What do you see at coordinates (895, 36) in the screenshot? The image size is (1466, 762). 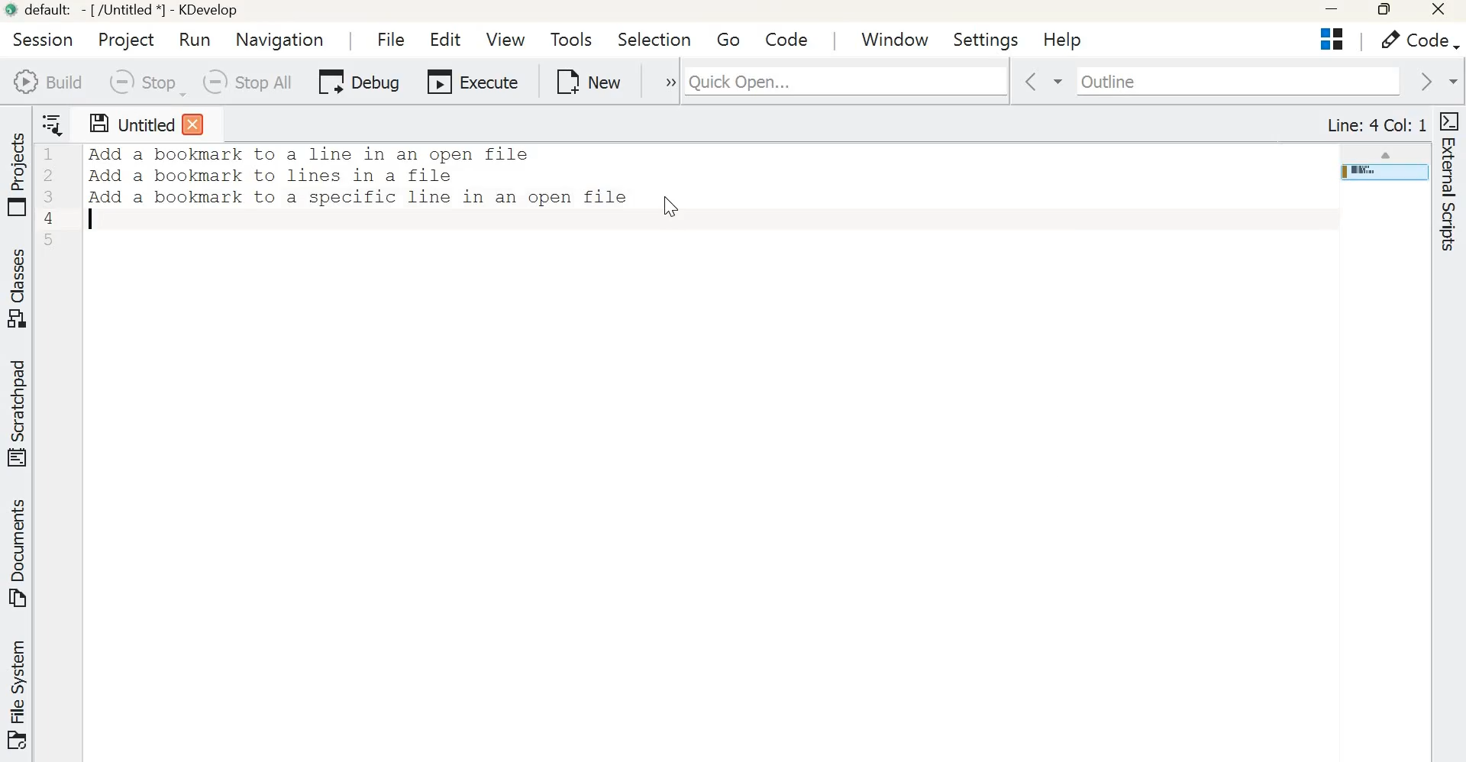 I see `window` at bounding box center [895, 36].